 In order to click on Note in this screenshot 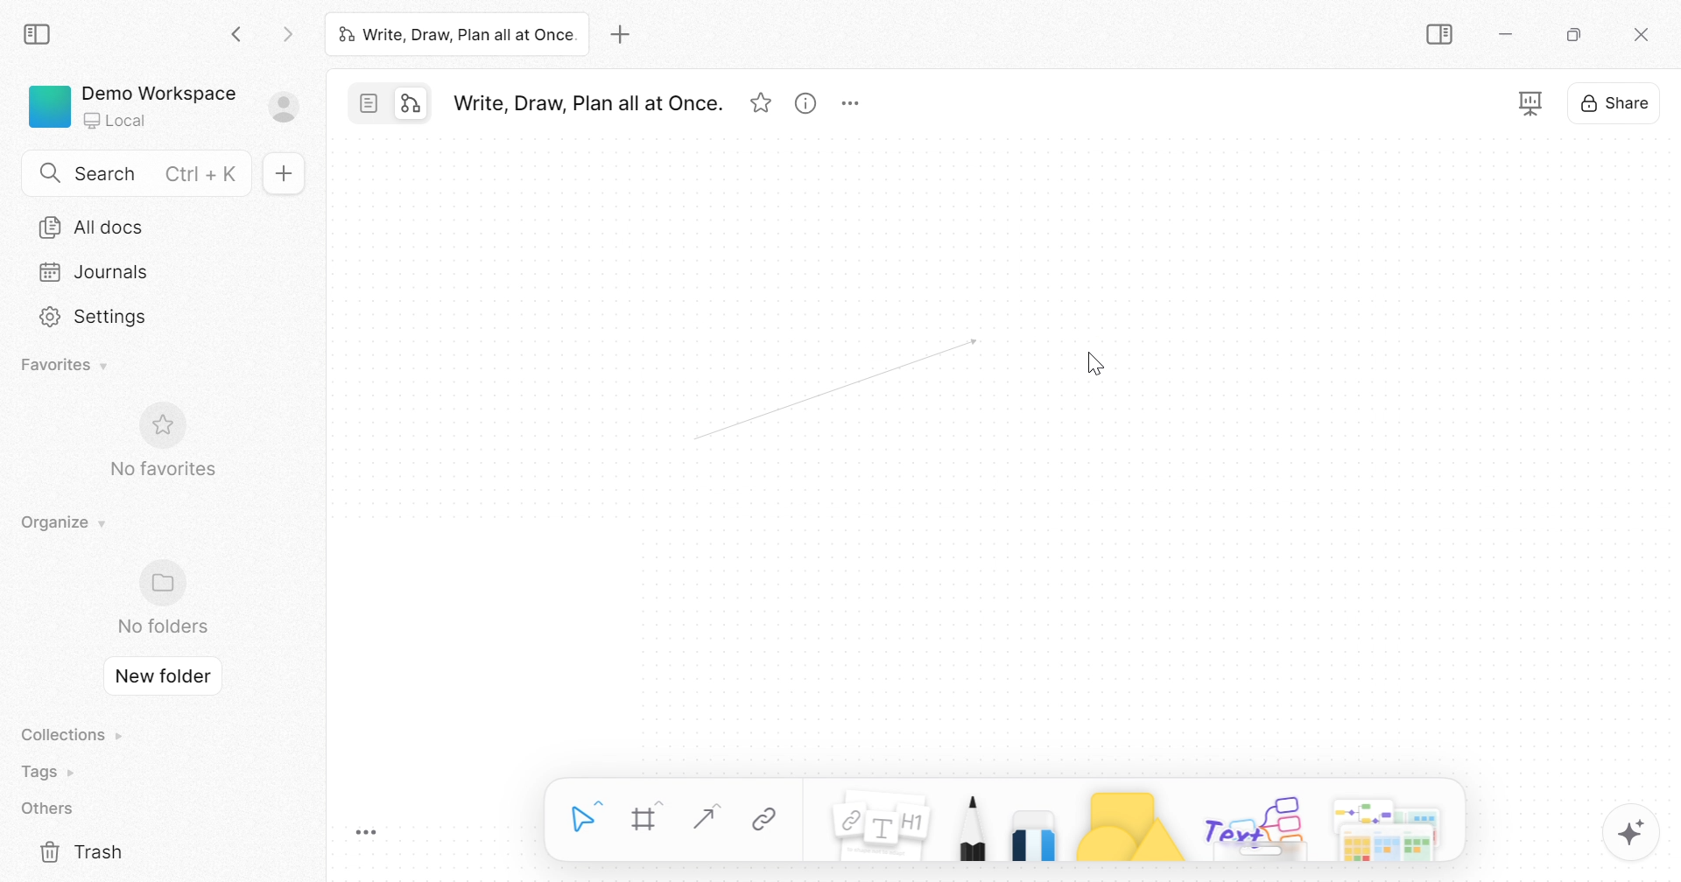, I will do `click(877, 829)`.